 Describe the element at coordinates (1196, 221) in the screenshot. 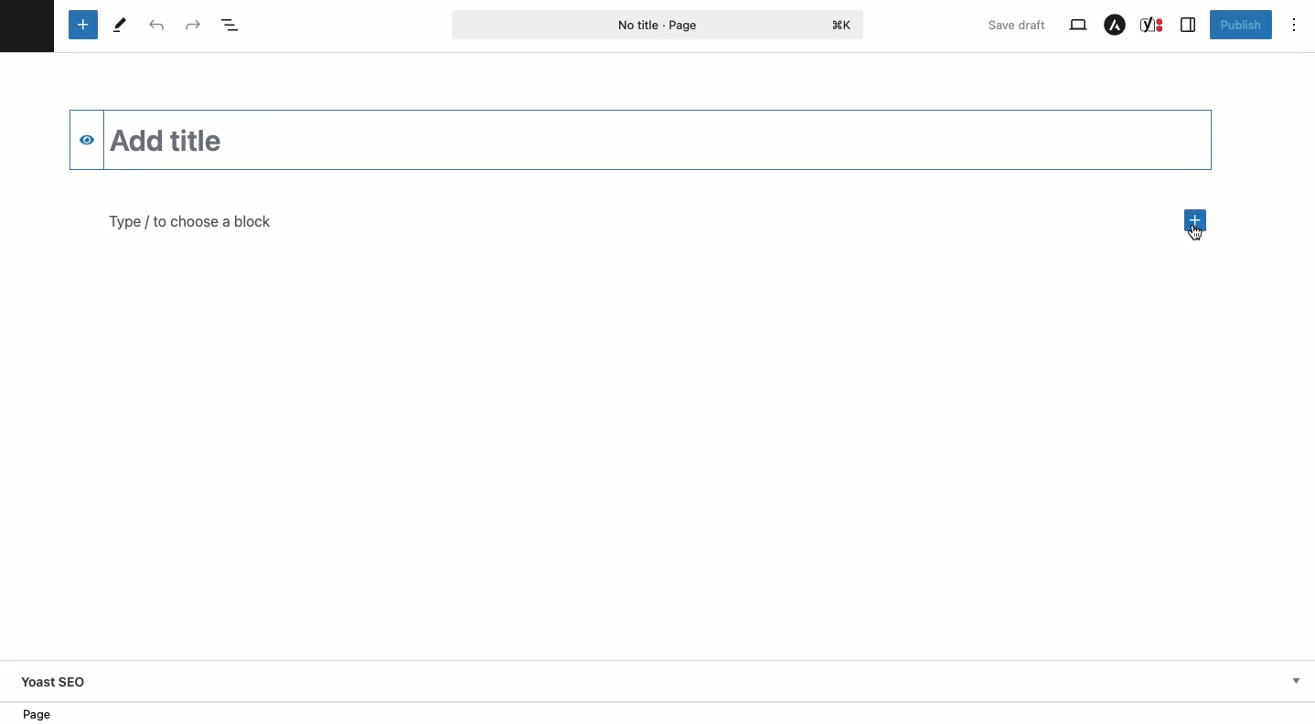

I see `Add block` at that location.